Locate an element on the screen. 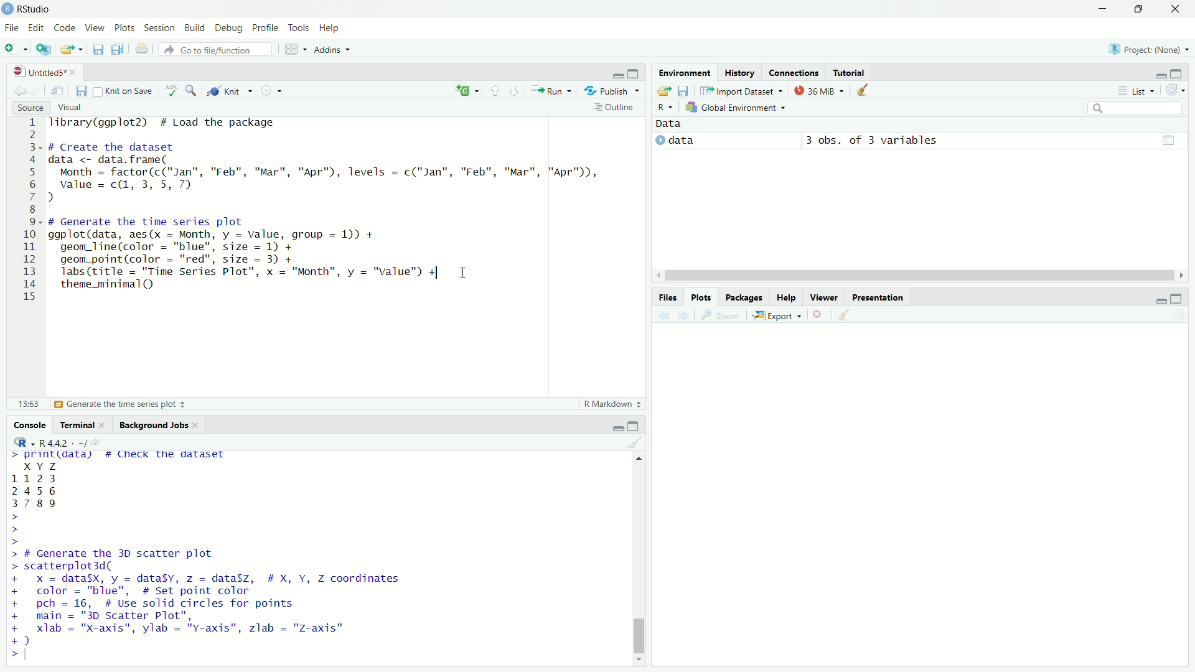 The image size is (1195, 672). source is located at coordinates (28, 108).